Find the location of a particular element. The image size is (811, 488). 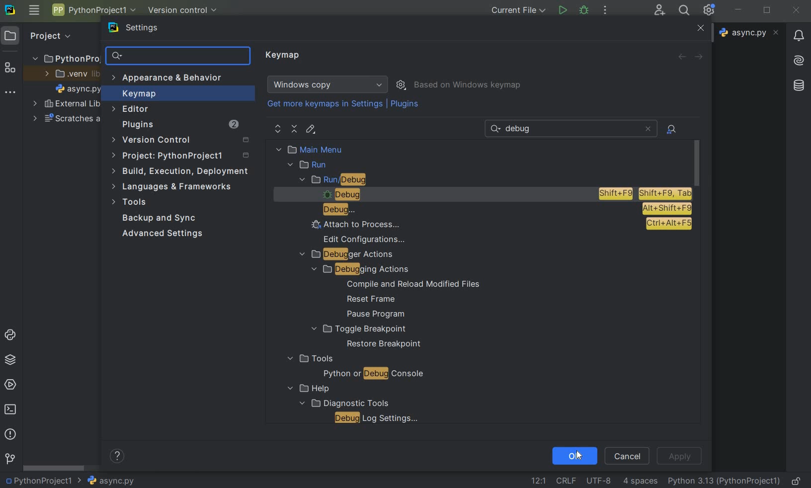

minimize is located at coordinates (738, 9).